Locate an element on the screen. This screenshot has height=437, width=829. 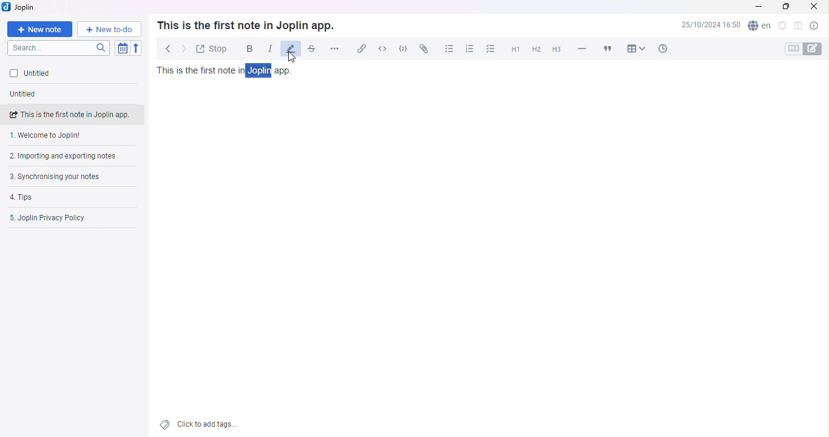
note is located at coordinates (76, 113).